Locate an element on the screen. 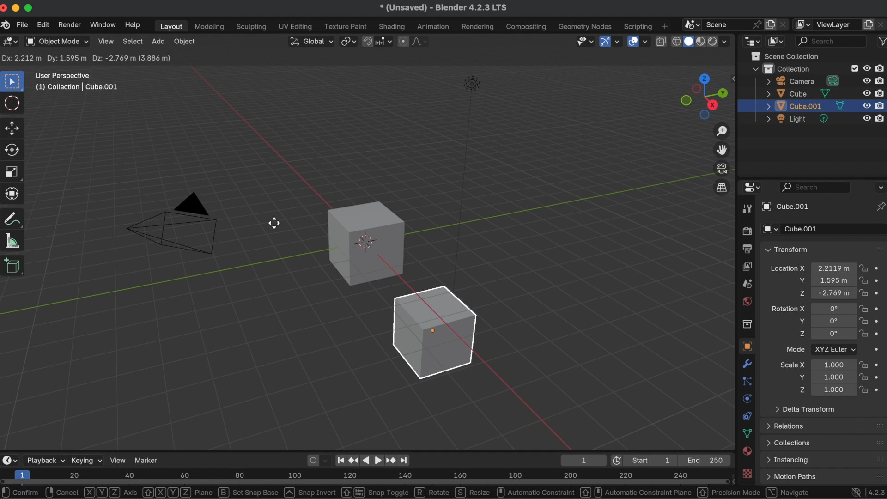  transform pivot point is located at coordinates (347, 40).